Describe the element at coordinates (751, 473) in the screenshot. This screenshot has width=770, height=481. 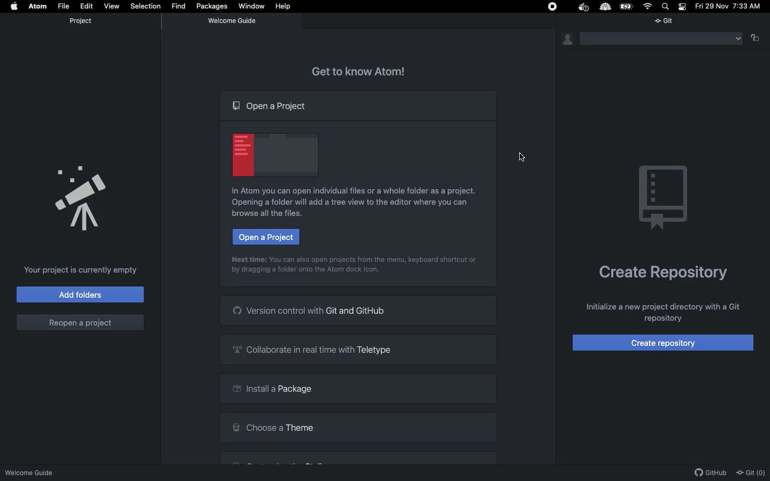
I see `Git` at that location.